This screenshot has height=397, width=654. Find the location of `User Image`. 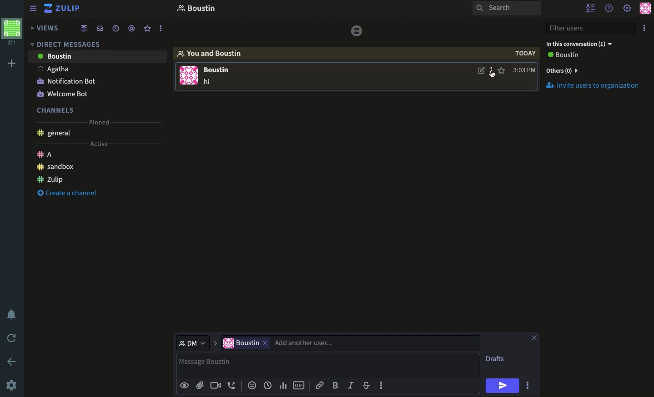

User Image is located at coordinates (189, 77).